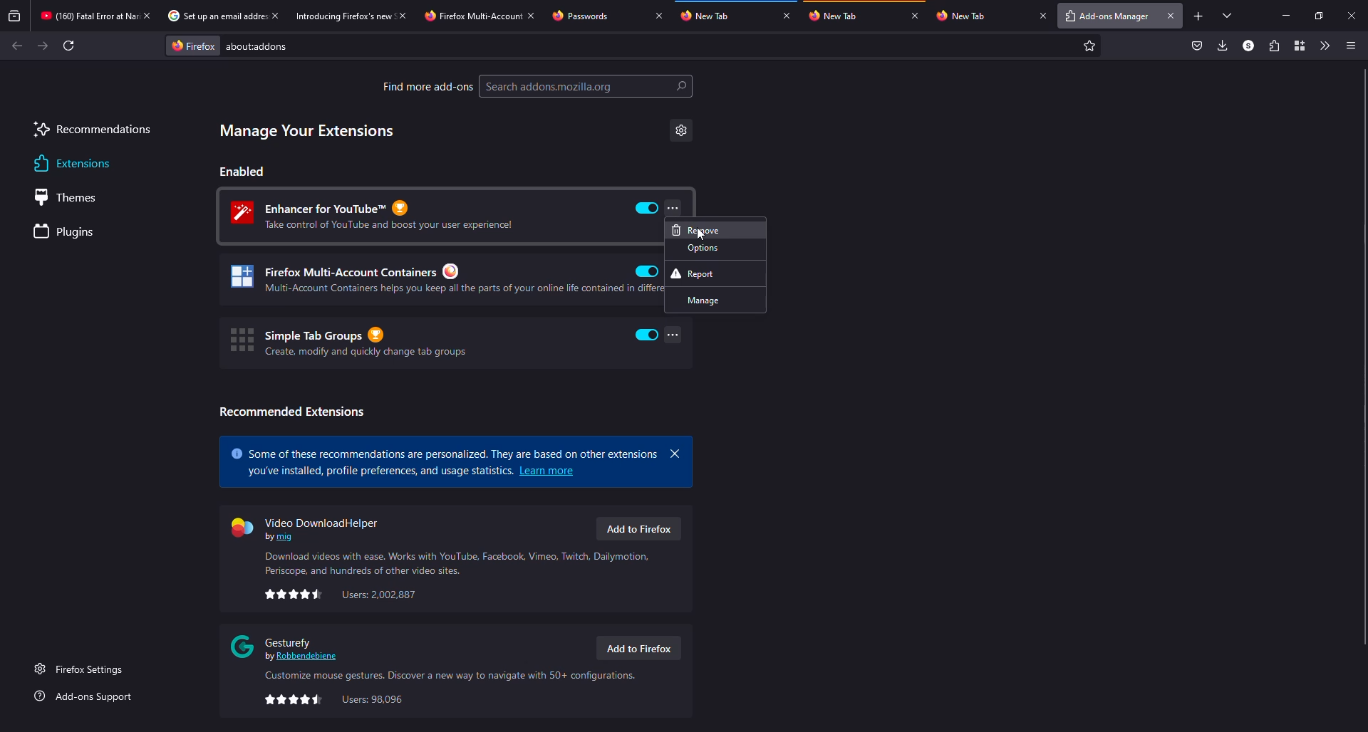  Describe the element at coordinates (70, 164) in the screenshot. I see `extensions` at that location.